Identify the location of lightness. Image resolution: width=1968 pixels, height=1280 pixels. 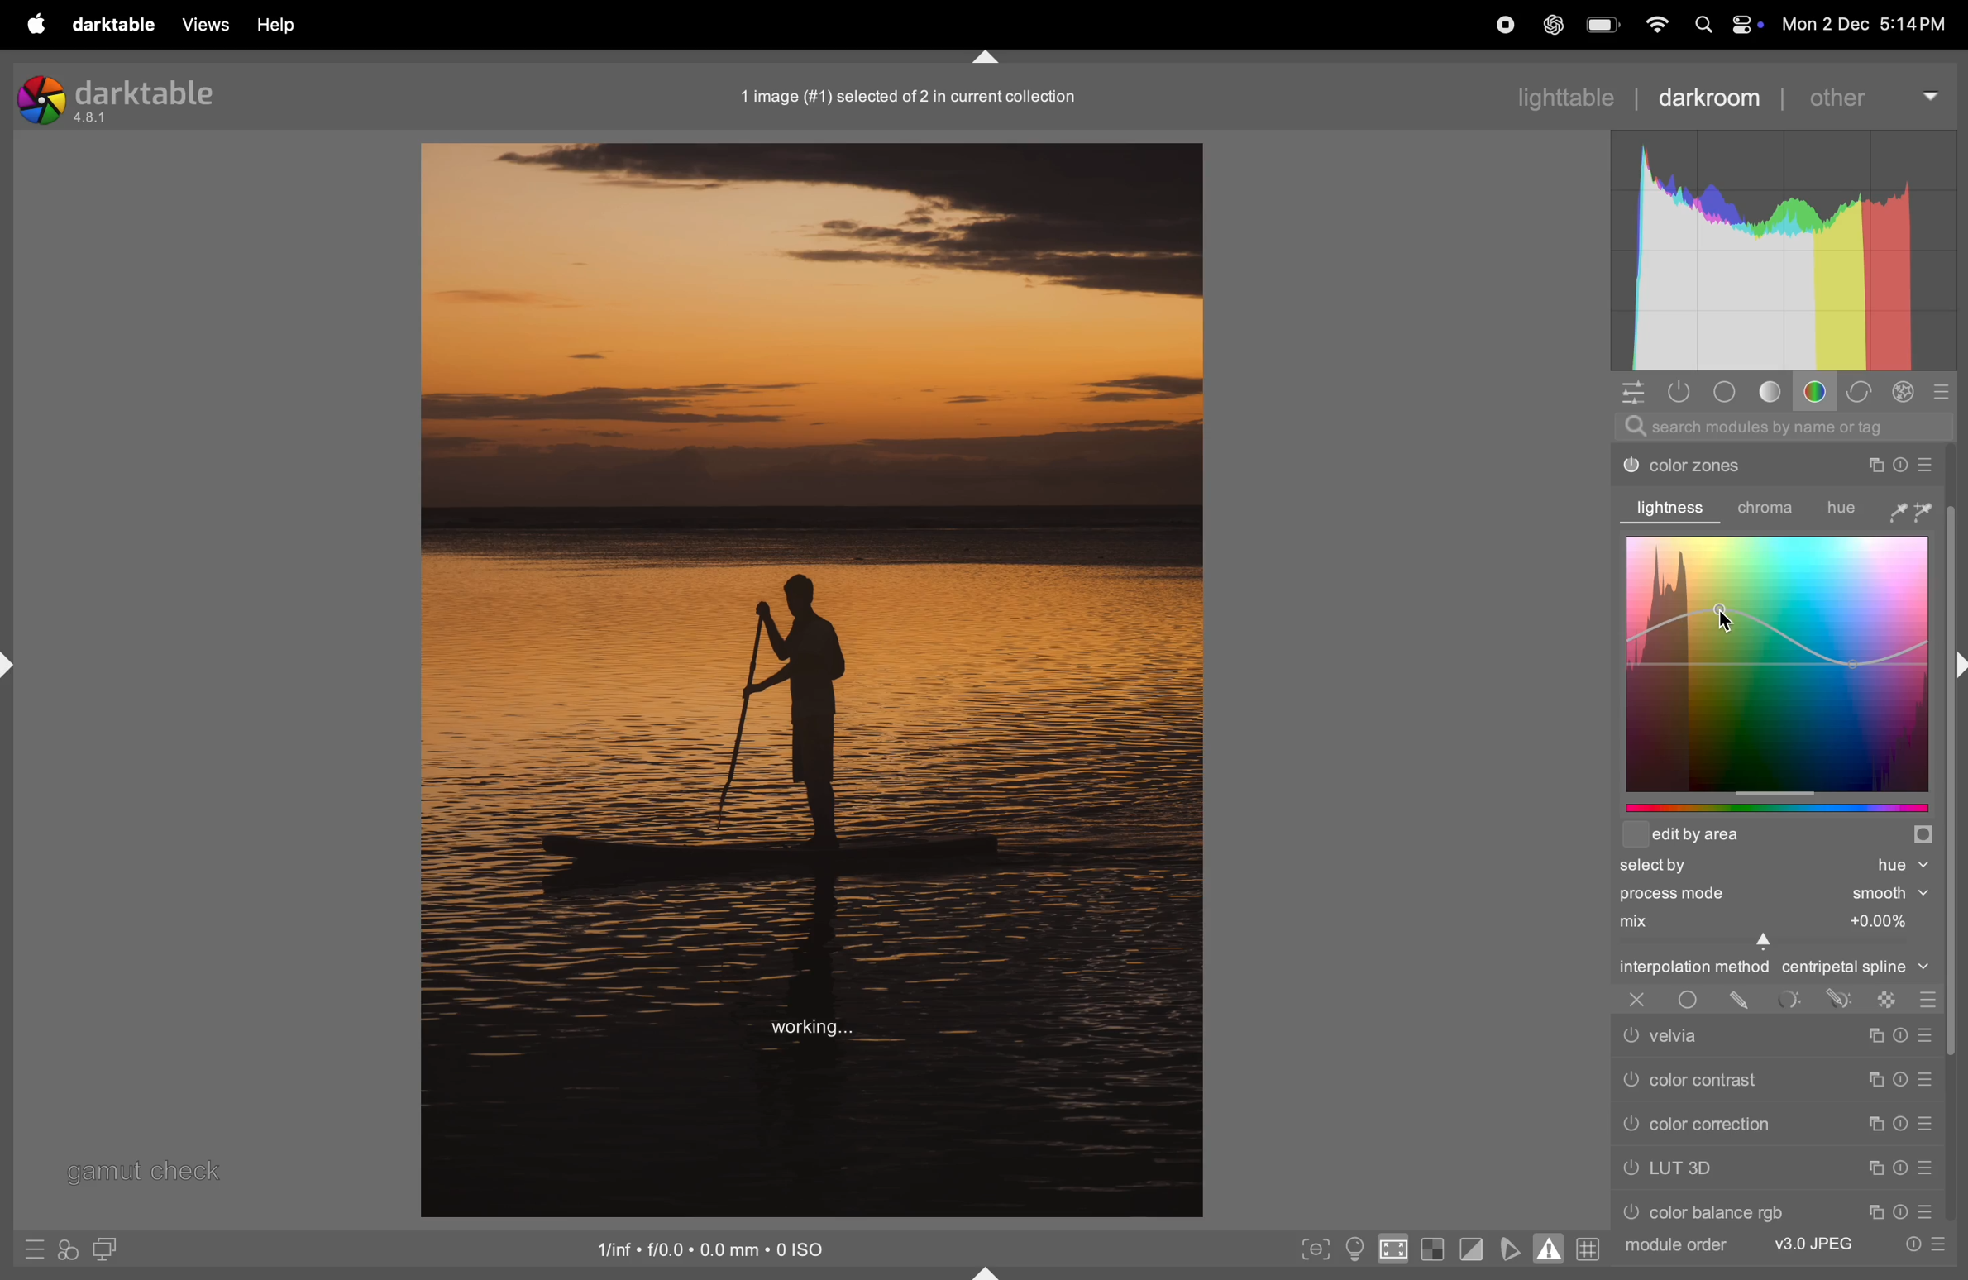
(1674, 507).